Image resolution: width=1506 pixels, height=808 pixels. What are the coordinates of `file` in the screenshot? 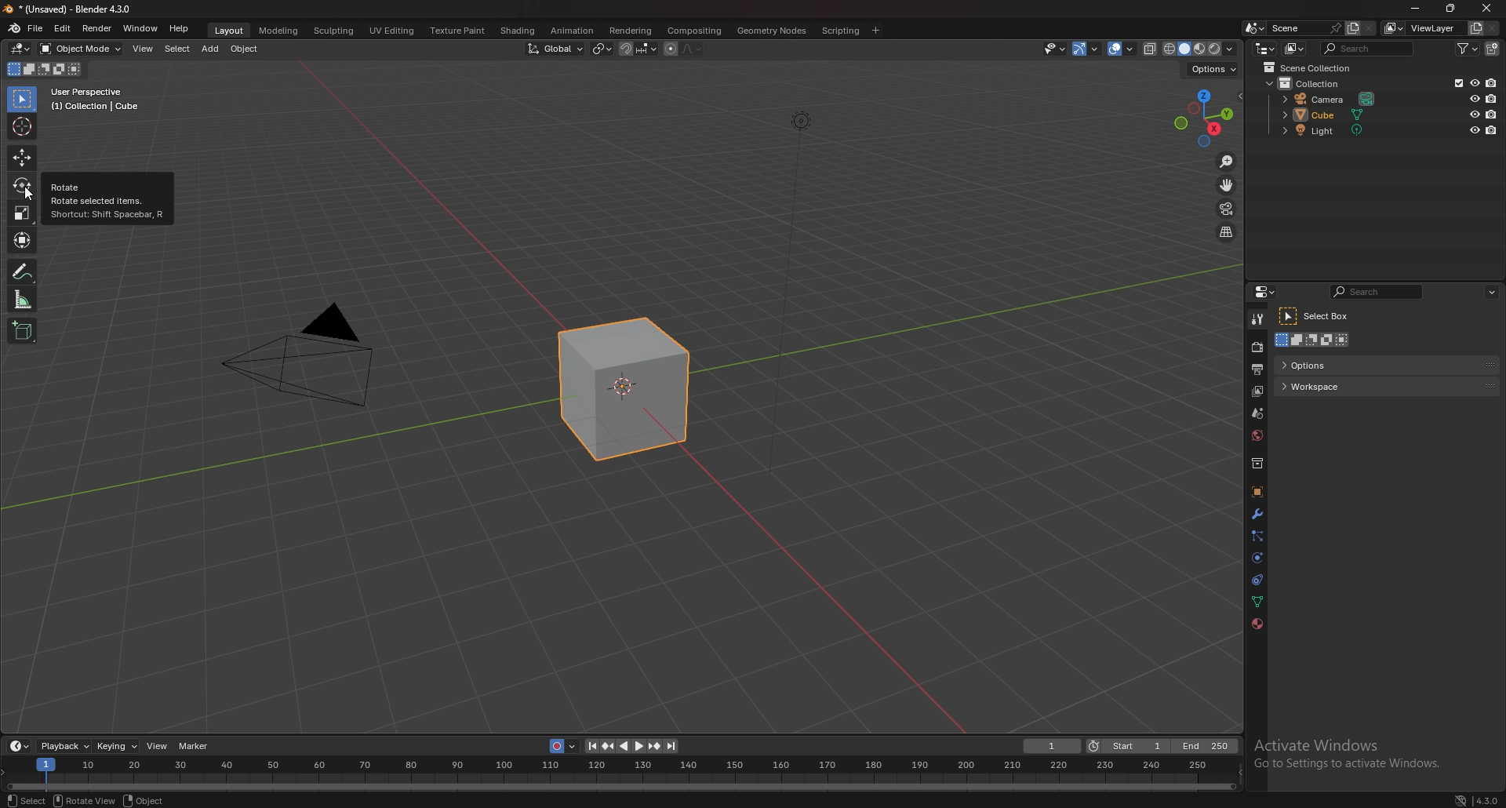 It's located at (35, 28).